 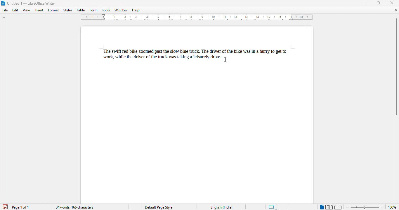 I want to click on ruler, so click(x=197, y=17).